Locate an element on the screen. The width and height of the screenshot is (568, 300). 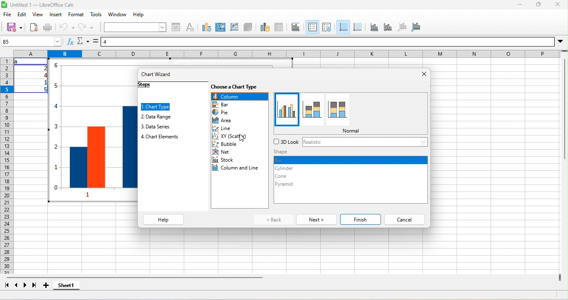
z axis is located at coordinates (403, 28).